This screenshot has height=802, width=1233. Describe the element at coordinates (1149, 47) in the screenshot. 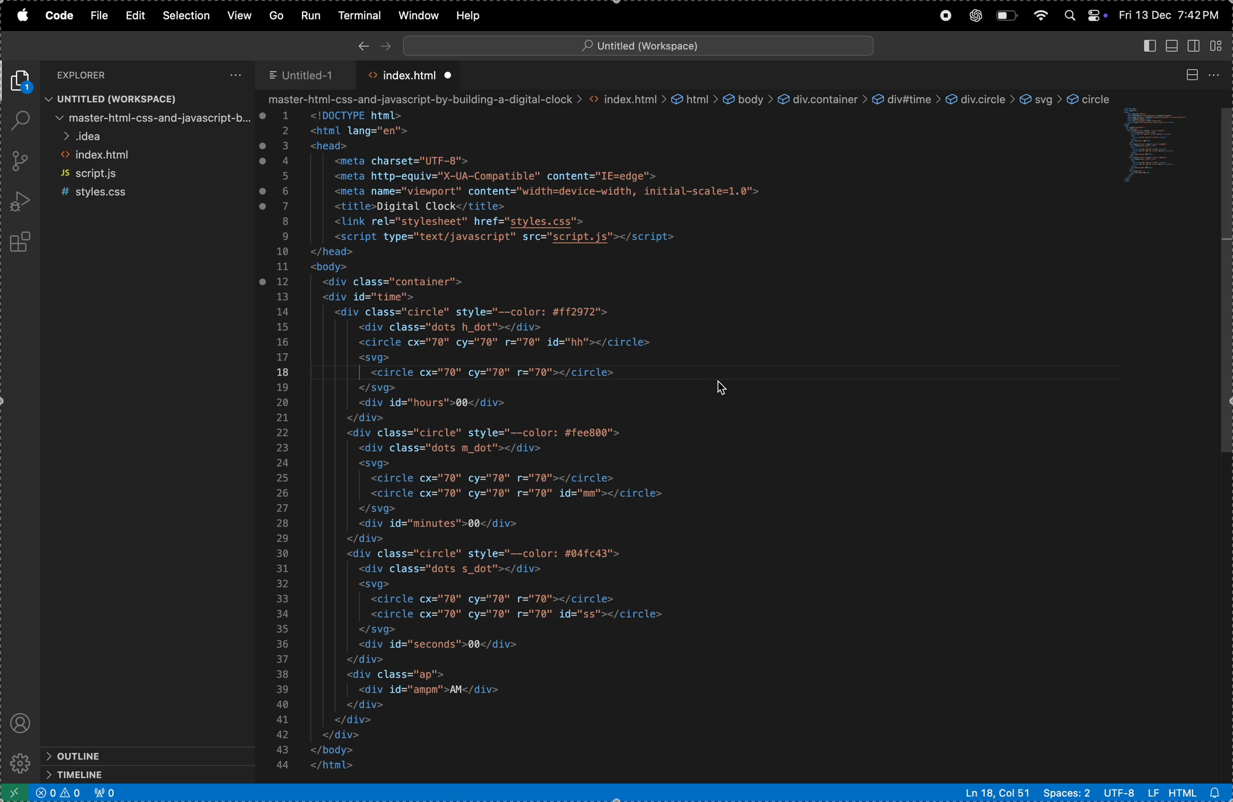

I see `toggle primary side bar` at that location.